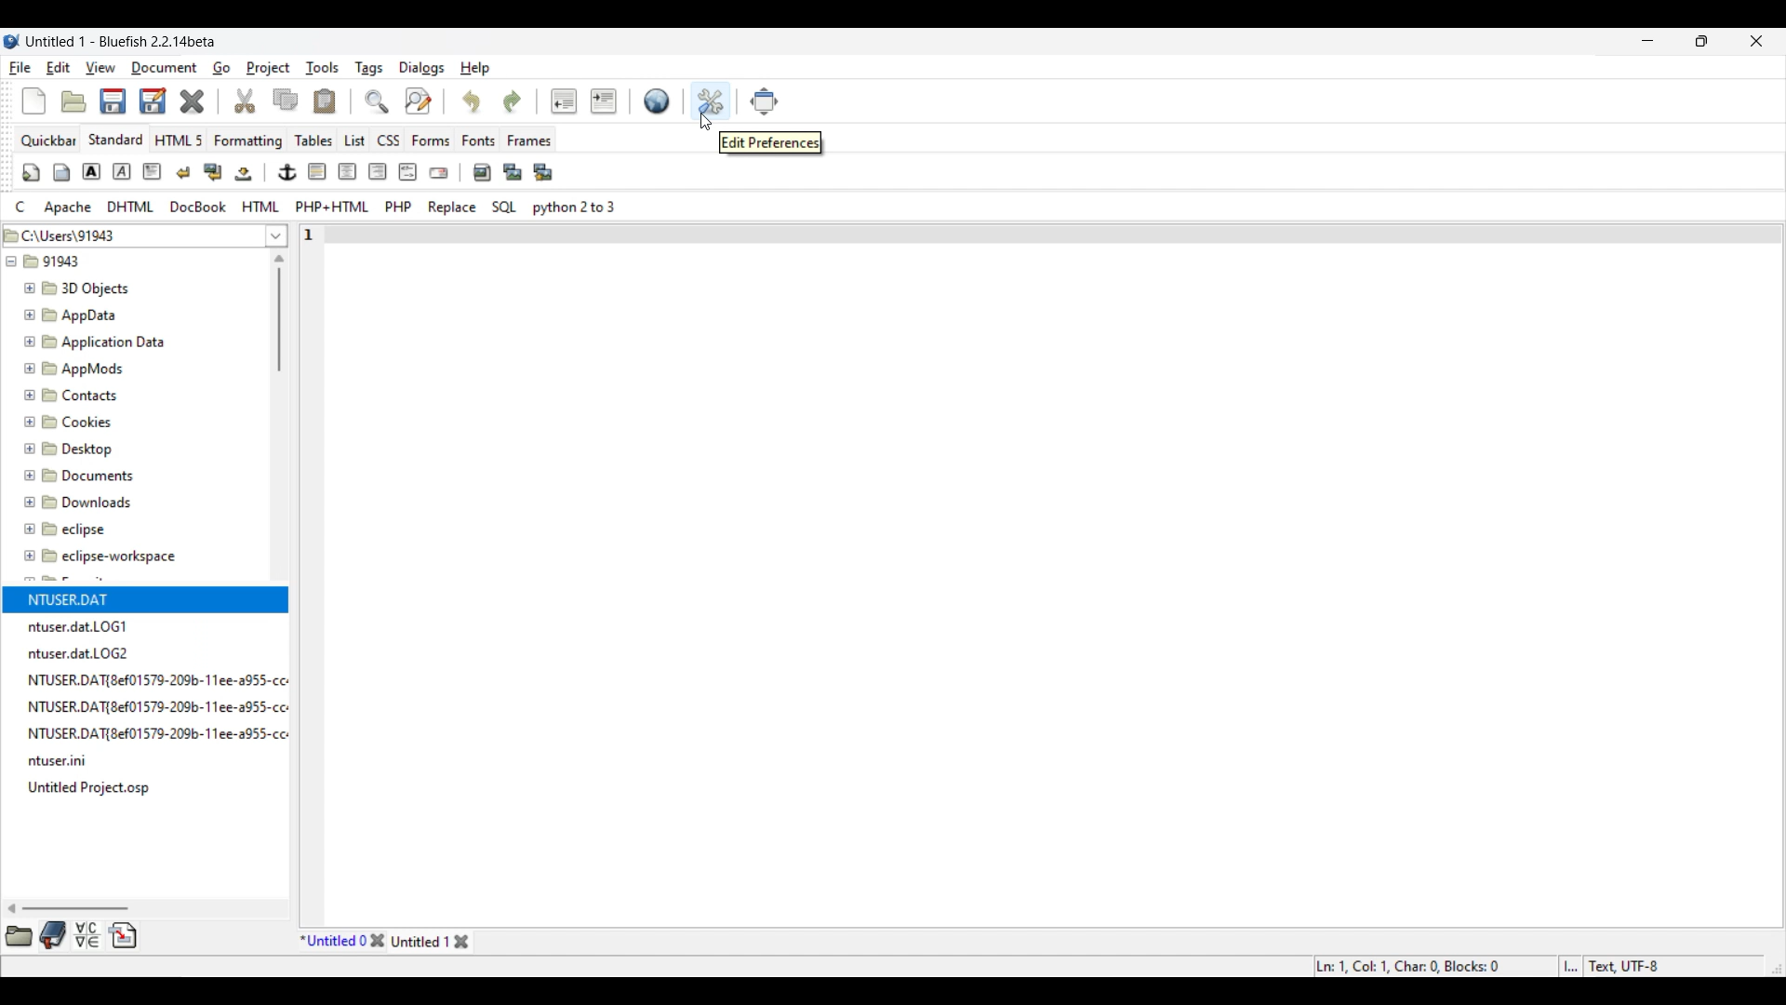  What do you see at coordinates (75, 598) in the screenshot?
I see `NTUSER.DAT` at bounding box center [75, 598].